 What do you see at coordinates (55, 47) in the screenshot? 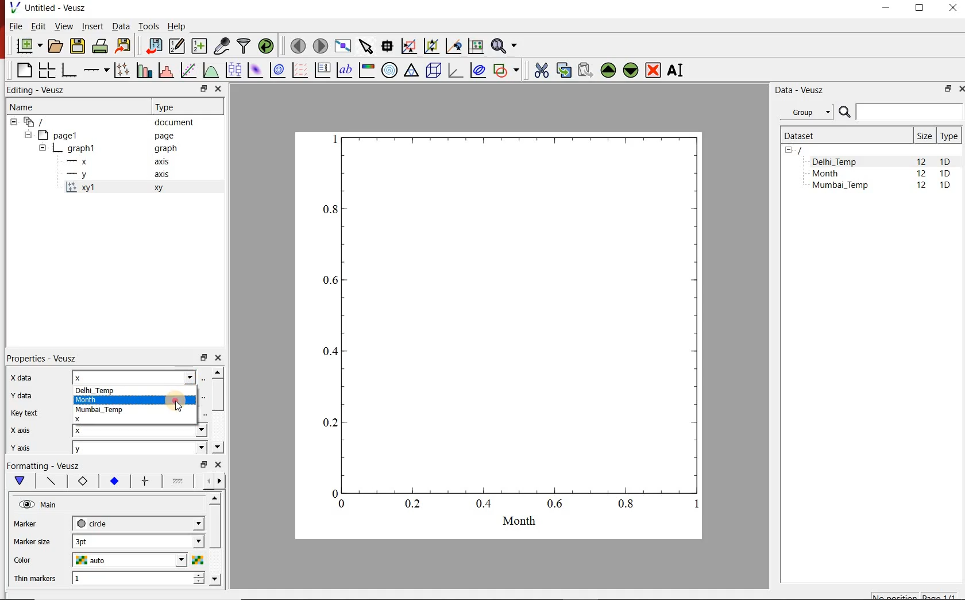
I see `open a document` at bounding box center [55, 47].